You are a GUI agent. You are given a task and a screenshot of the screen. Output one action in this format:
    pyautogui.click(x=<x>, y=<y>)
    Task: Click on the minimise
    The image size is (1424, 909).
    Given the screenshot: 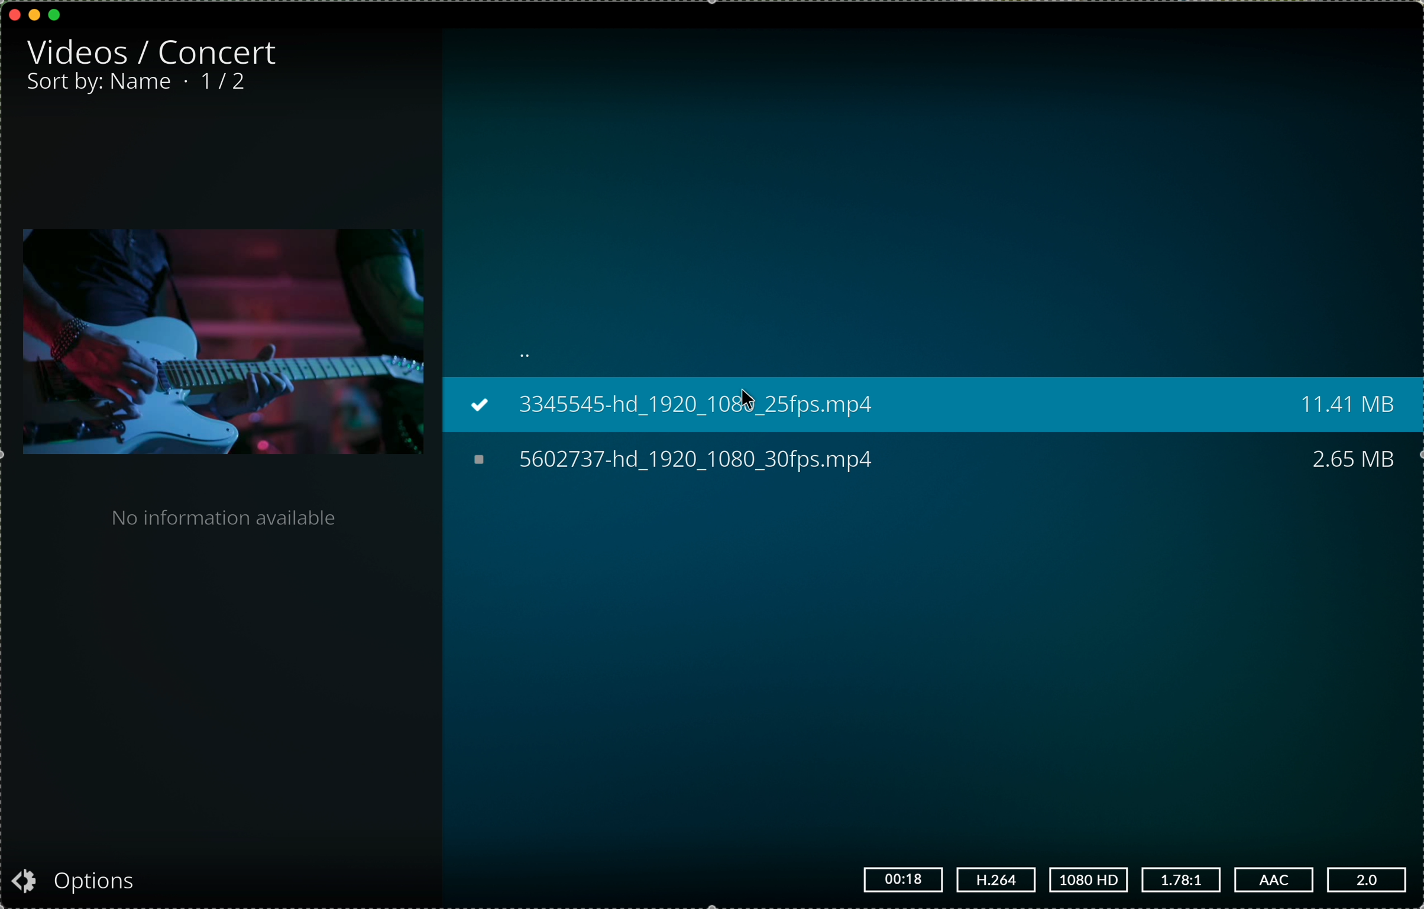 What is the action you would take?
    pyautogui.click(x=34, y=13)
    